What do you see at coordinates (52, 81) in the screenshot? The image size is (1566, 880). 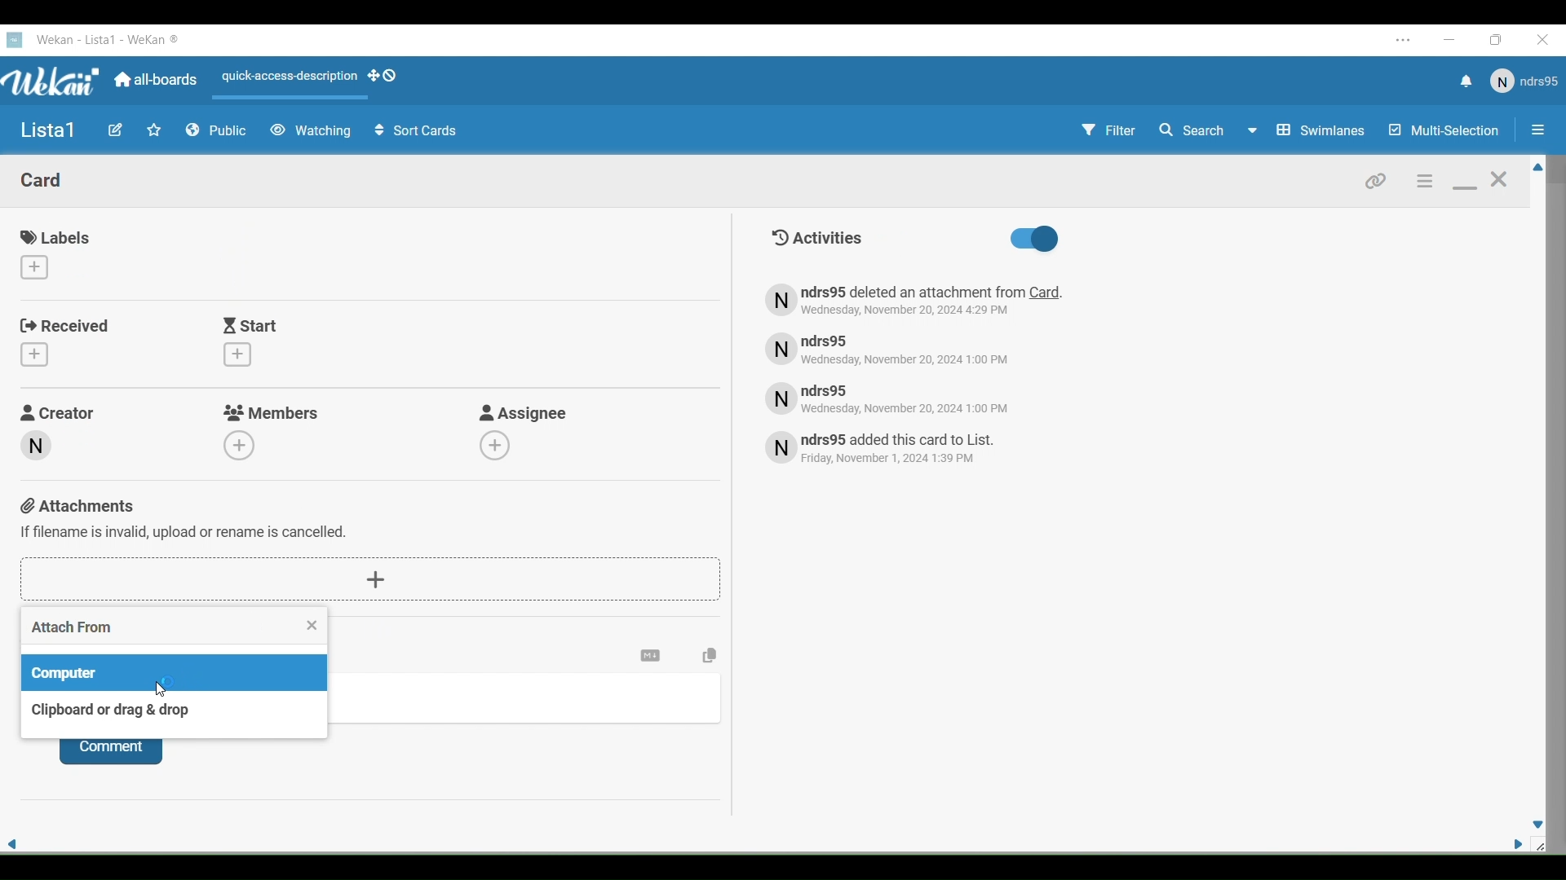 I see `WeKan` at bounding box center [52, 81].